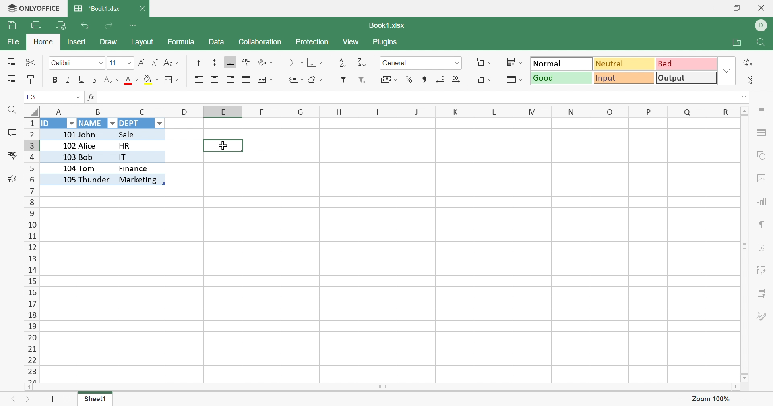 The image size is (773, 406). What do you see at coordinates (388, 43) in the screenshot?
I see `Plugins` at bounding box center [388, 43].